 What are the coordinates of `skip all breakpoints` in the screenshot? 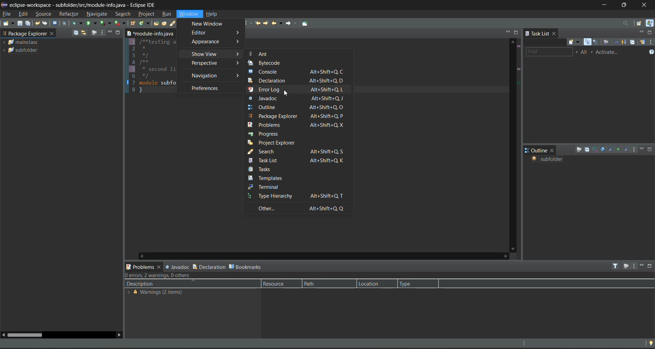 It's located at (65, 24).